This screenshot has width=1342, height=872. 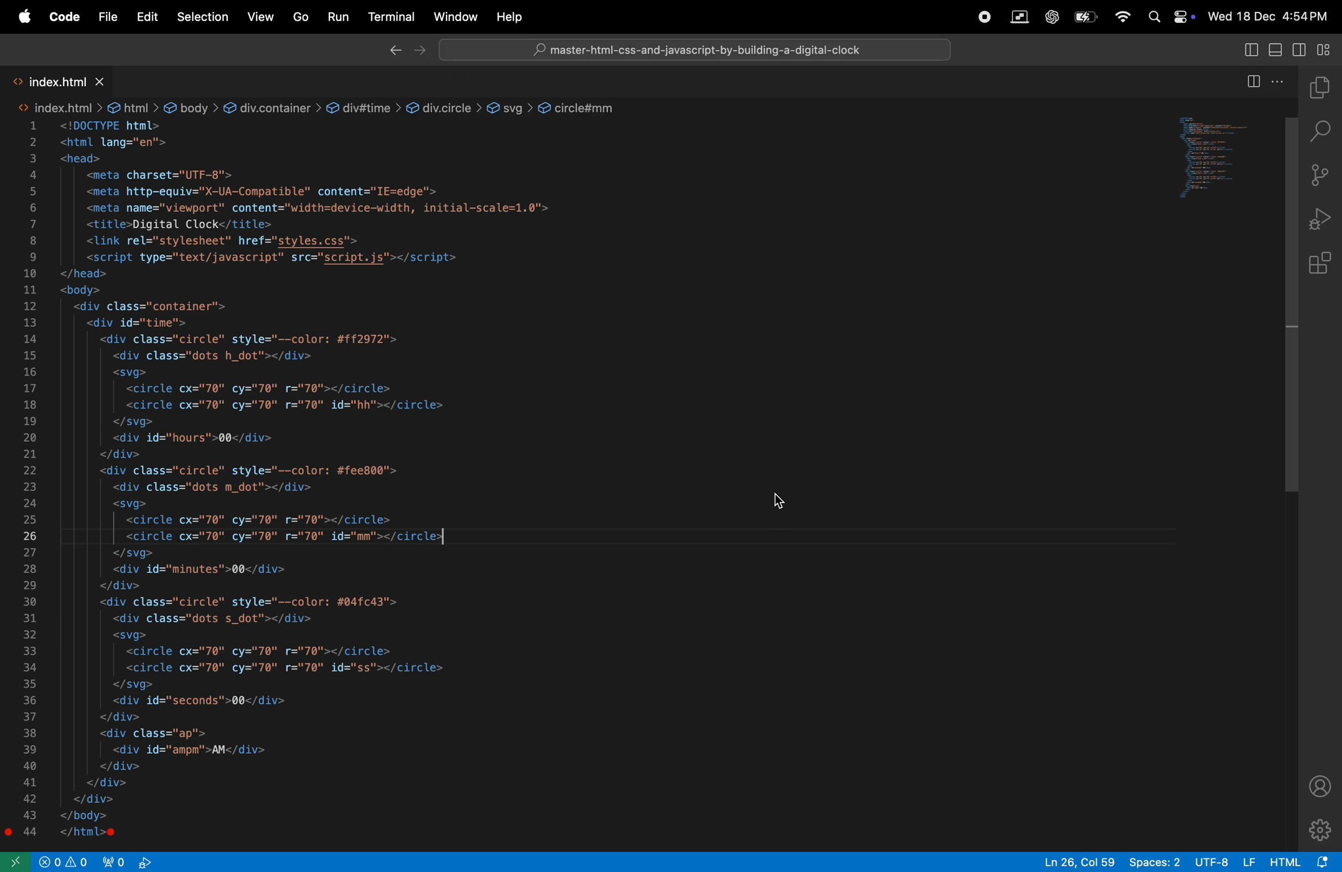 I want to click on profile, so click(x=1320, y=785).